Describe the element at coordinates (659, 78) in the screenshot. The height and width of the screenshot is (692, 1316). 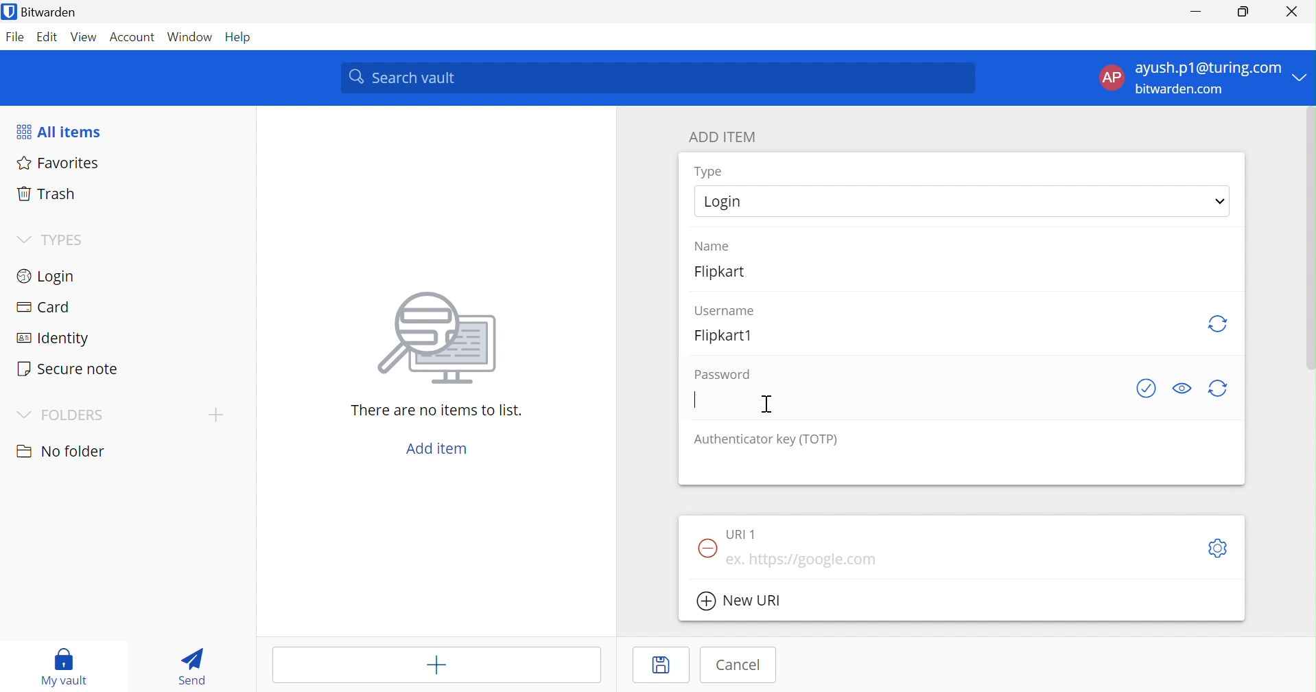
I see `Search Vault` at that location.